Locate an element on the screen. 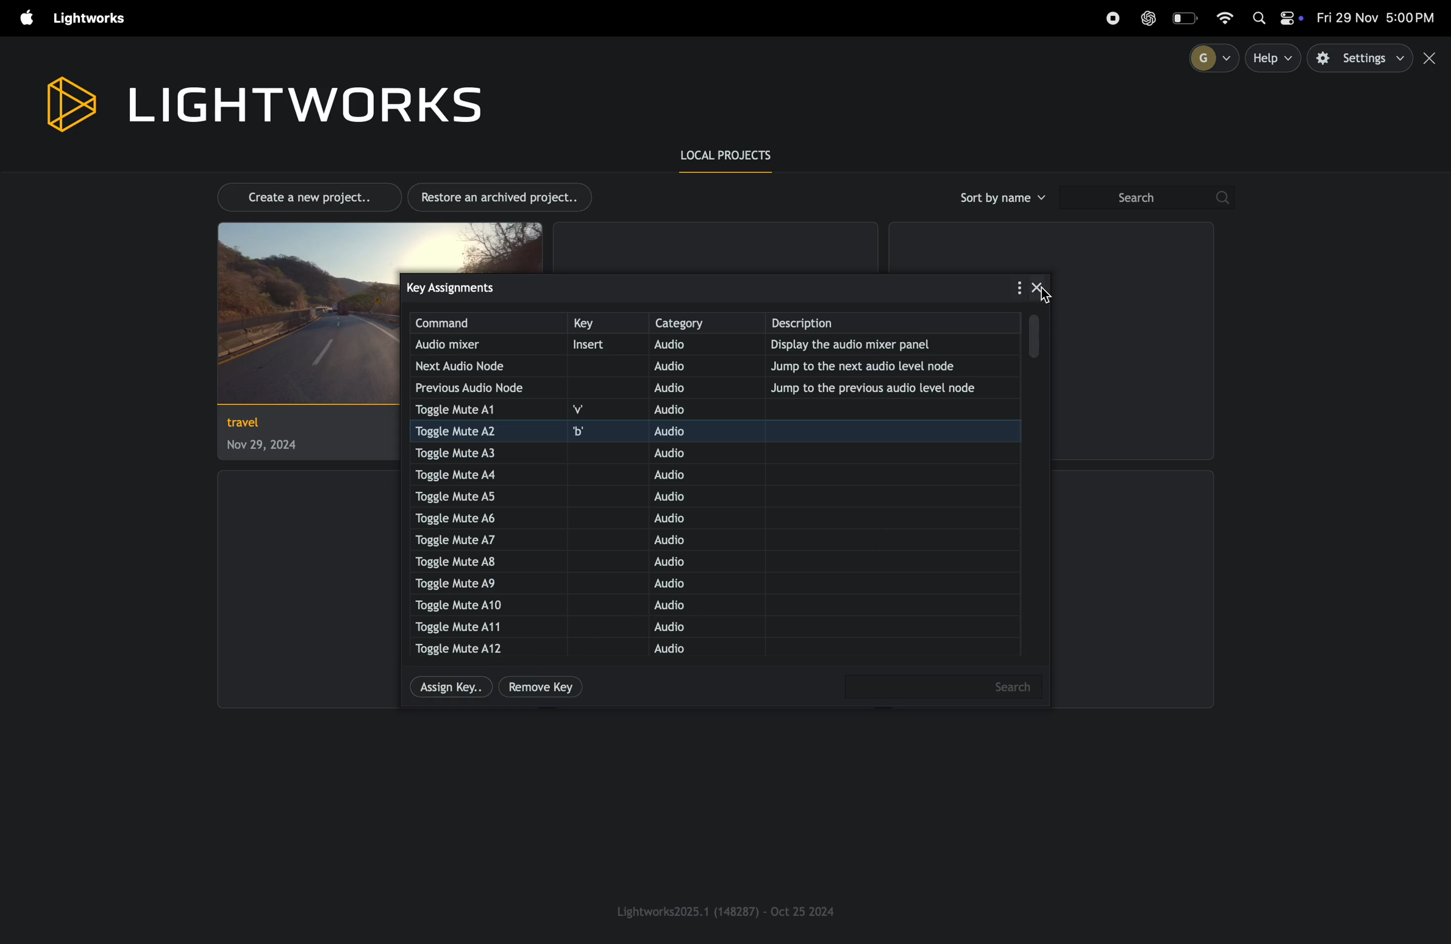  audio is located at coordinates (691, 409).